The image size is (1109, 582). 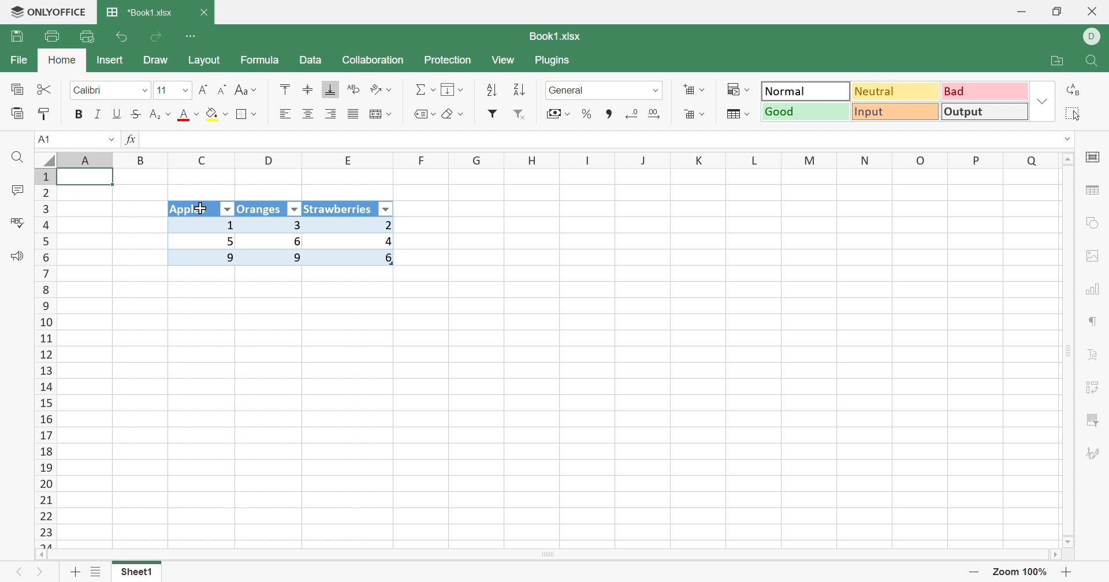 What do you see at coordinates (108, 140) in the screenshot?
I see `Drop down` at bounding box center [108, 140].